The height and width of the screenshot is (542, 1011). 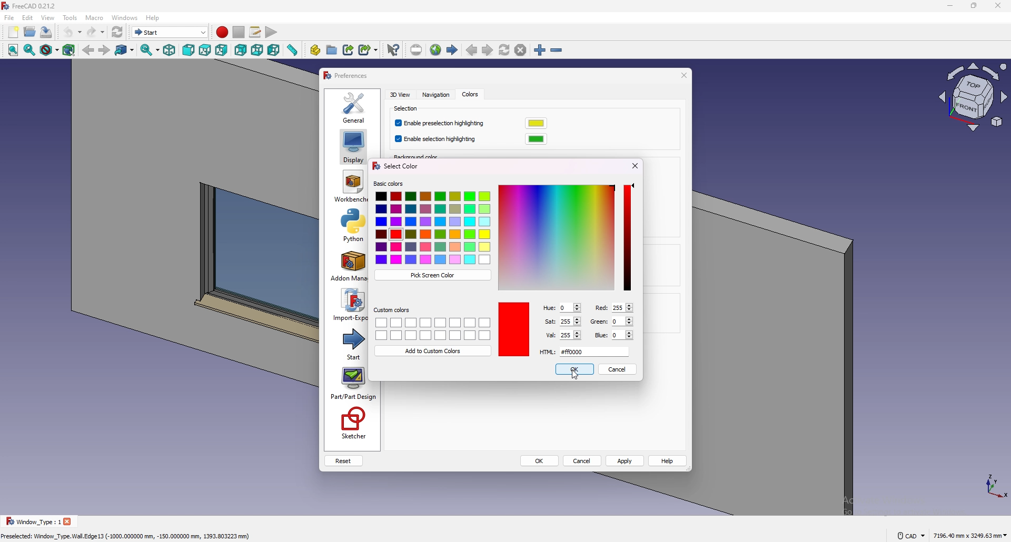 What do you see at coordinates (46, 32) in the screenshot?
I see `save` at bounding box center [46, 32].